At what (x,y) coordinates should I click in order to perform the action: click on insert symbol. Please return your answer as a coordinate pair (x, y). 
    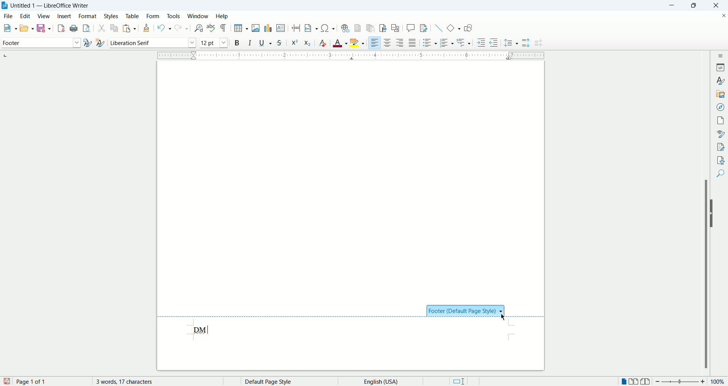
    Looking at the image, I should click on (328, 28).